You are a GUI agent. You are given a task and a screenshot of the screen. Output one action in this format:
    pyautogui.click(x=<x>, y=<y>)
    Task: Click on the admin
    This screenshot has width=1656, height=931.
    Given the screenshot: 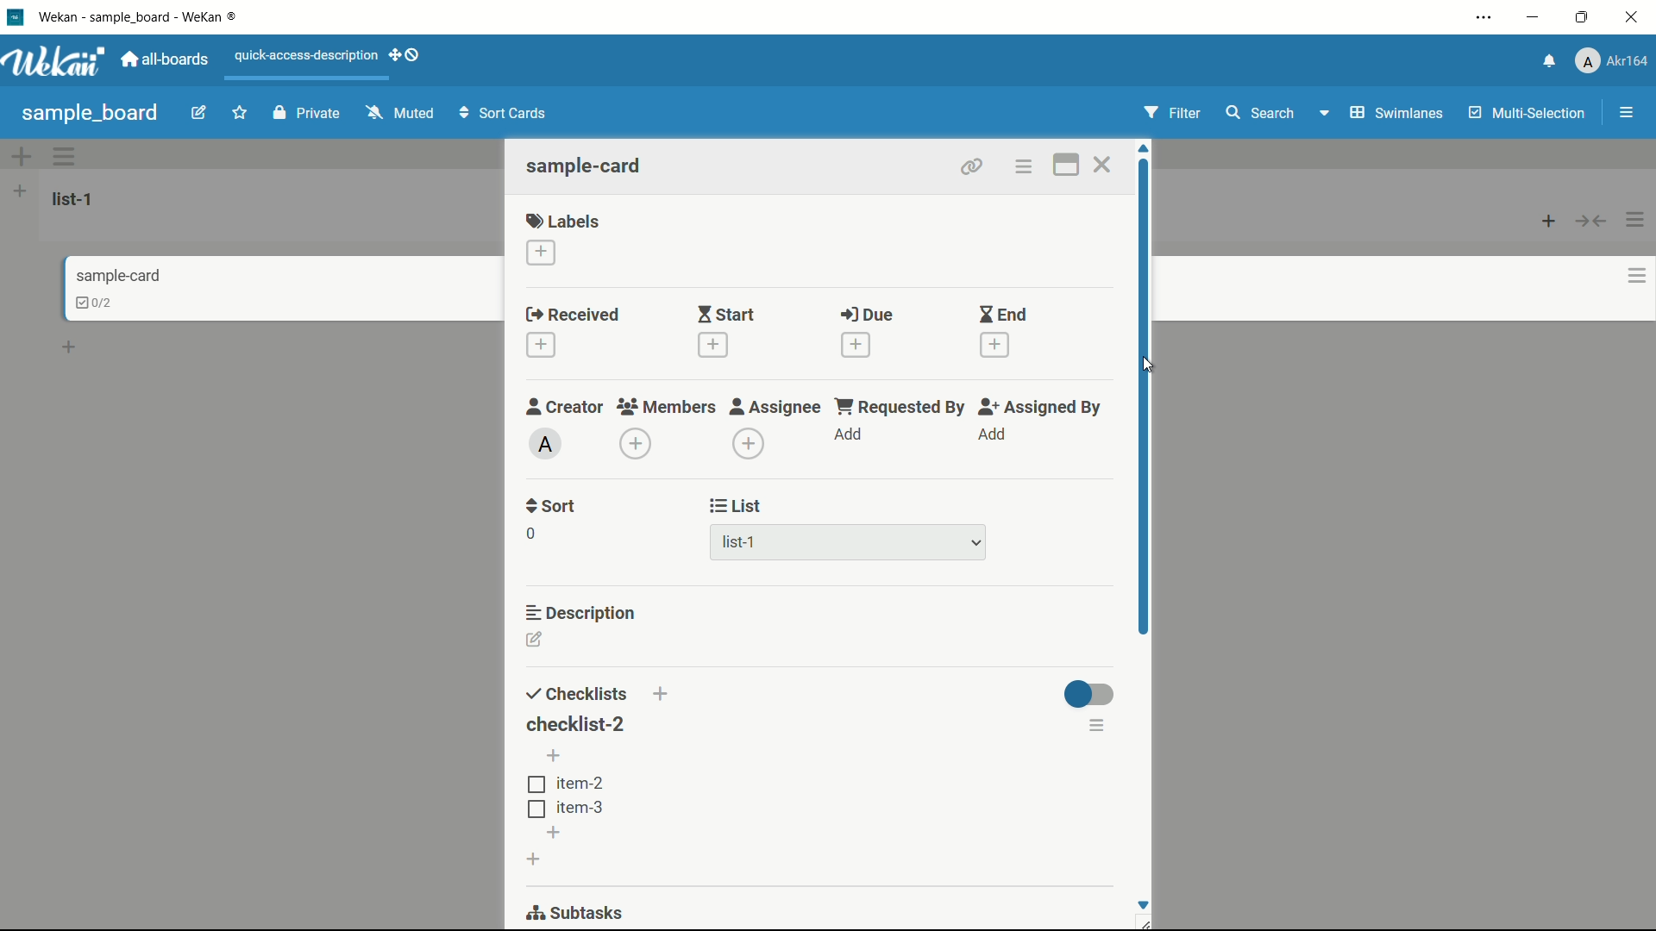 What is the action you would take?
    pyautogui.click(x=545, y=444)
    